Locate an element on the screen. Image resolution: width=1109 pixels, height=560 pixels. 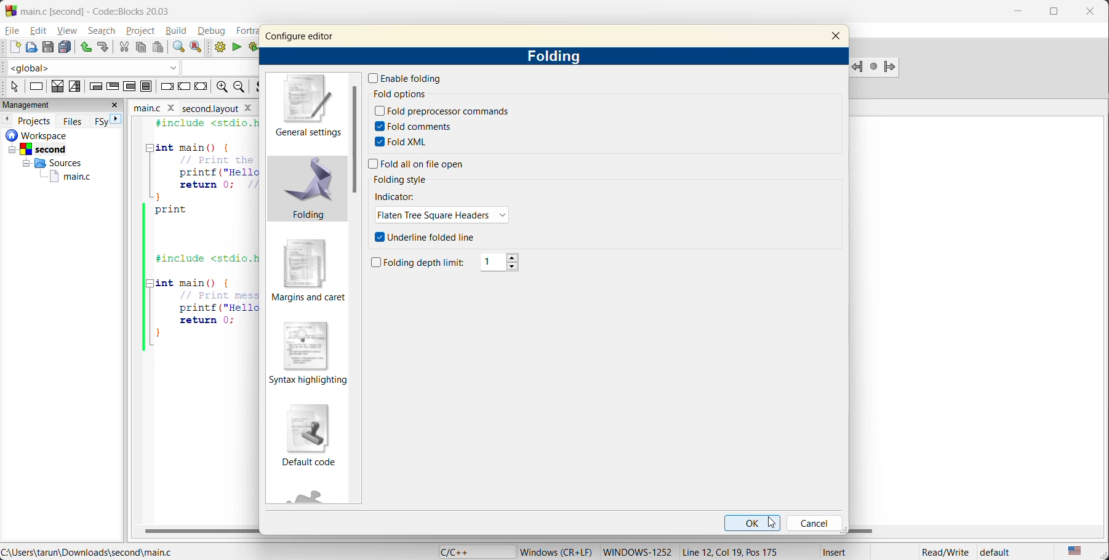
exit condition loop is located at coordinates (111, 86).